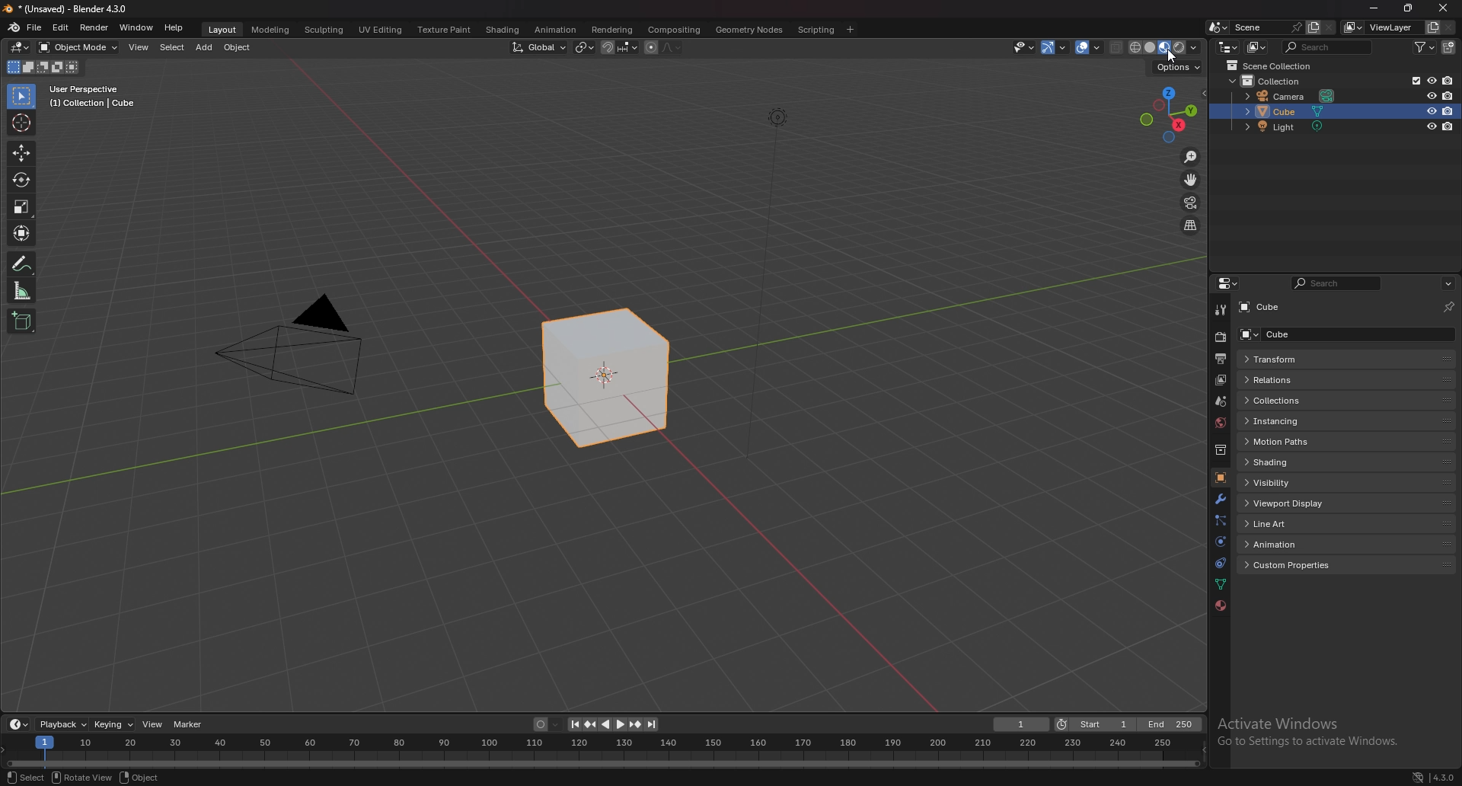 The image size is (1462, 786). I want to click on view, so click(153, 724).